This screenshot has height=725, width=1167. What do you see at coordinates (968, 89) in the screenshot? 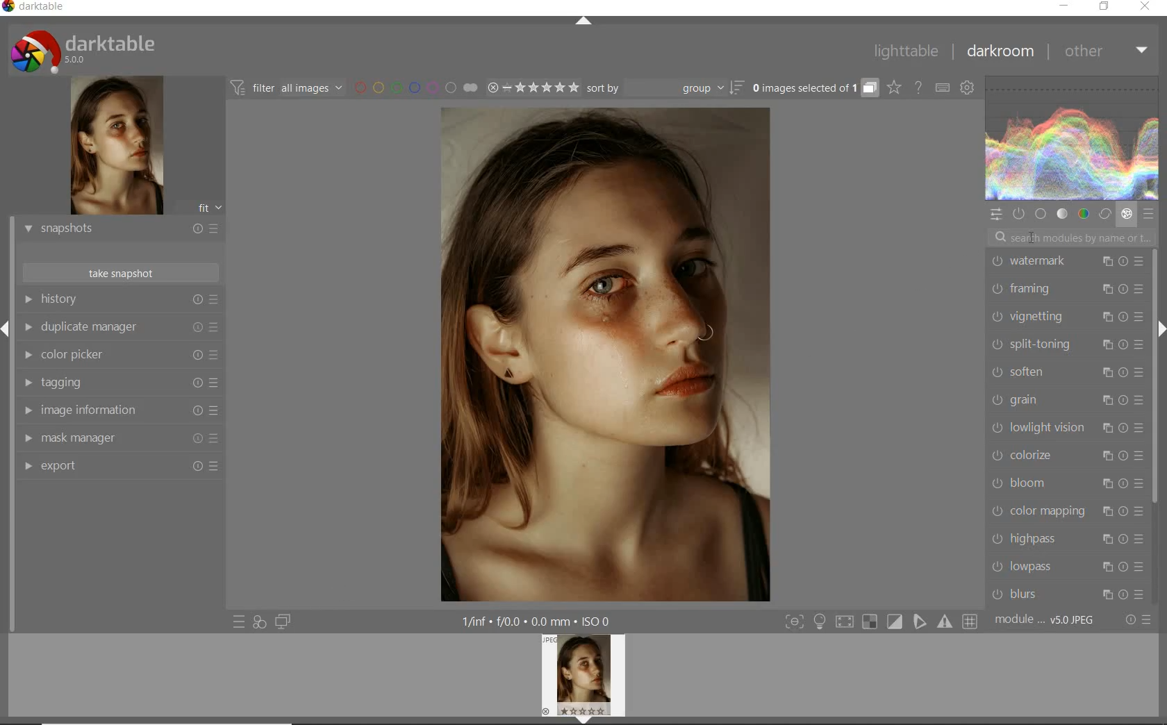
I see `show global preferences` at bounding box center [968, 89].